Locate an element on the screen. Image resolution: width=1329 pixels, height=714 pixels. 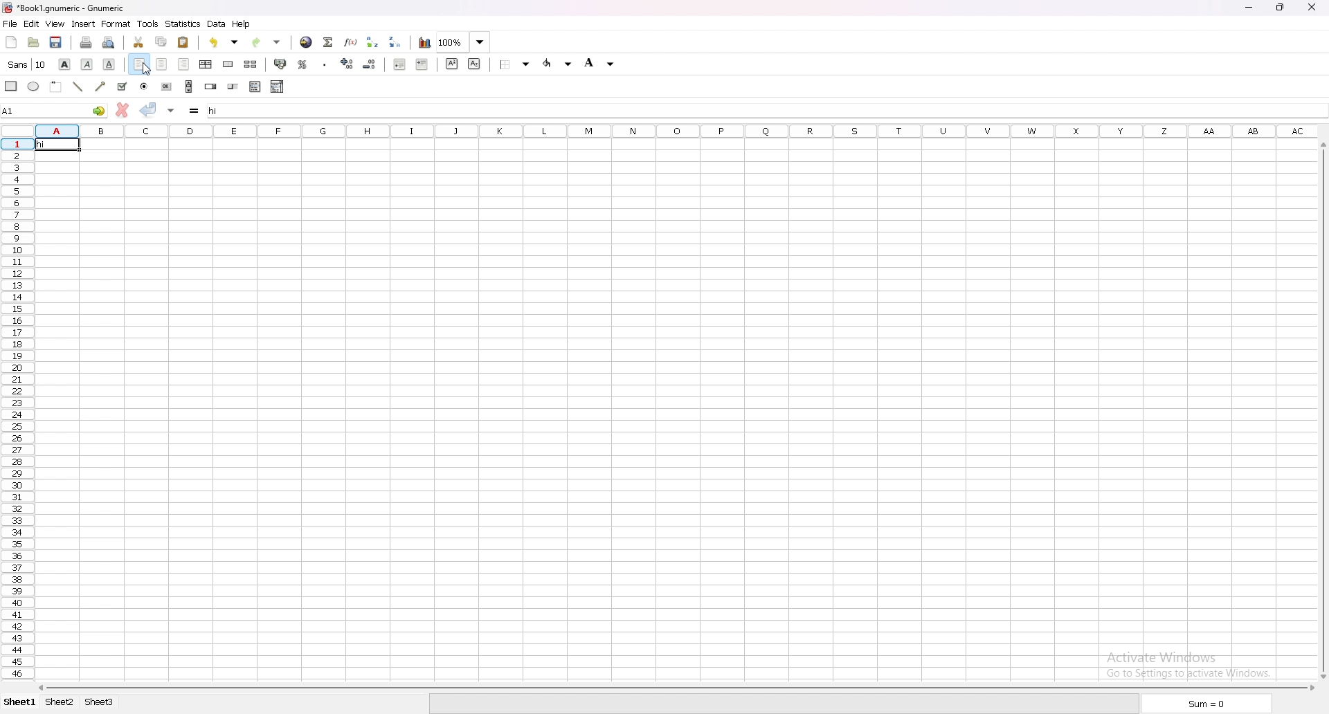
accept changes in all cell is located at coordinates (171, 111).